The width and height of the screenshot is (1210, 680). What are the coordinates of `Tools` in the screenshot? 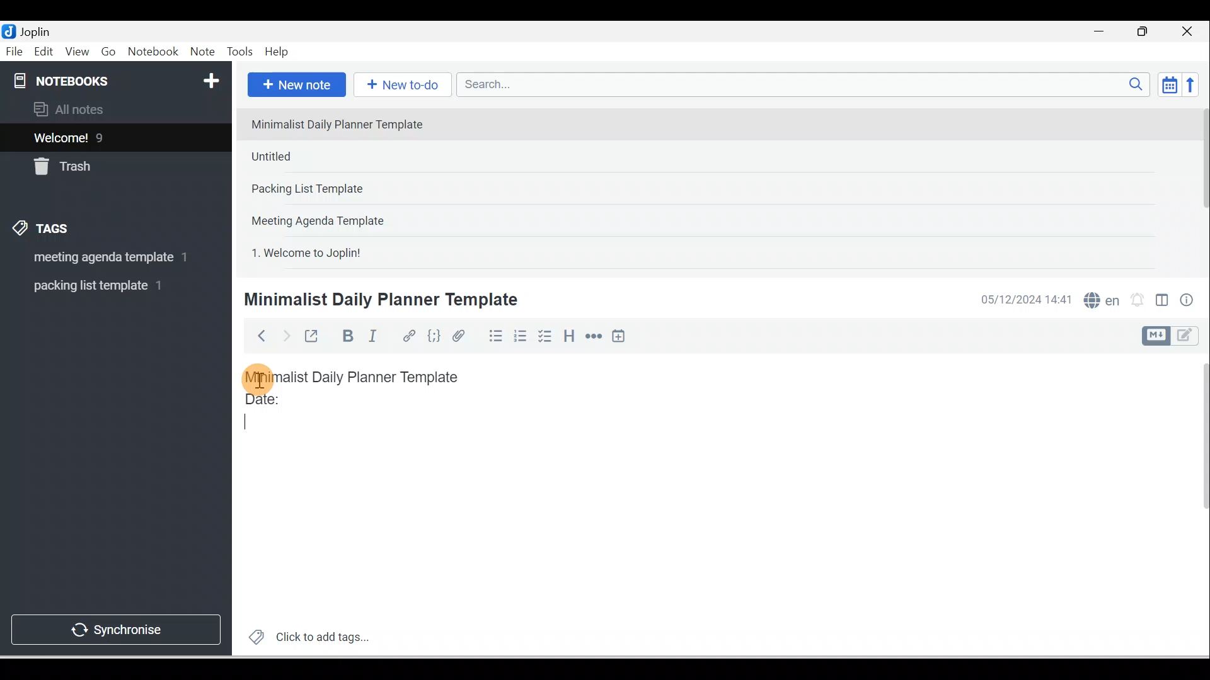 It's located at (239, 52).